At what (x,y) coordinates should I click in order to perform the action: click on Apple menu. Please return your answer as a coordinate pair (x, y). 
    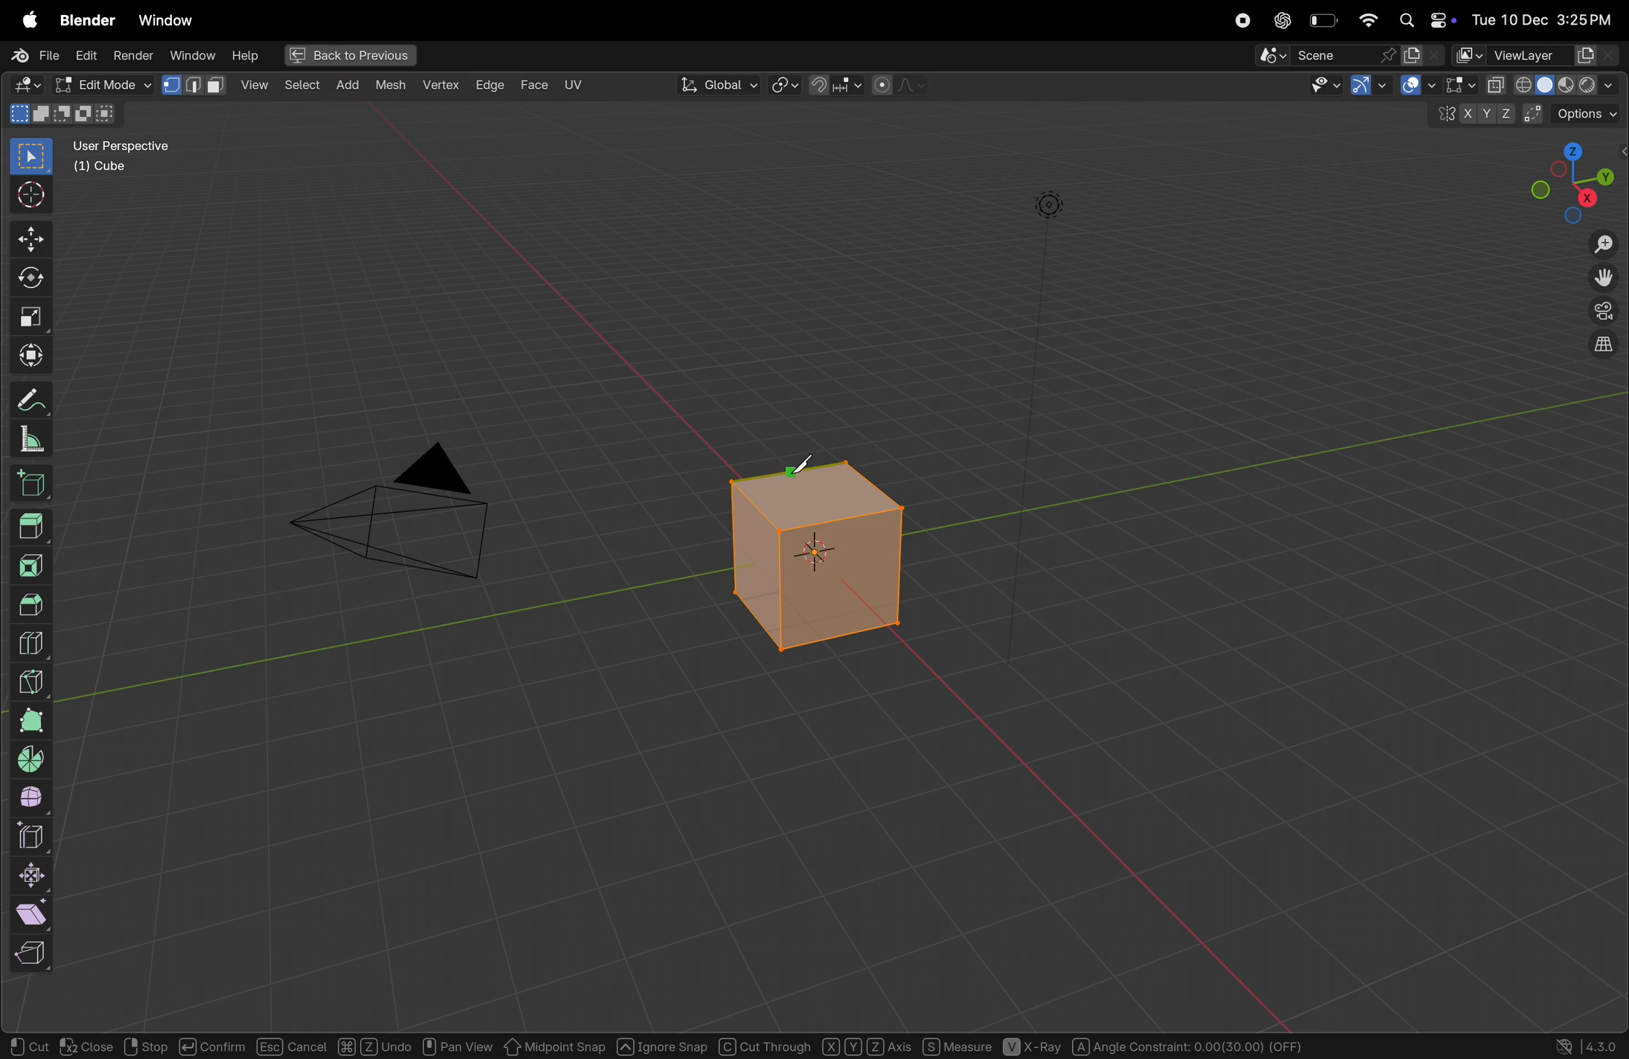
    Looking at the image, I should click on (23, 20).